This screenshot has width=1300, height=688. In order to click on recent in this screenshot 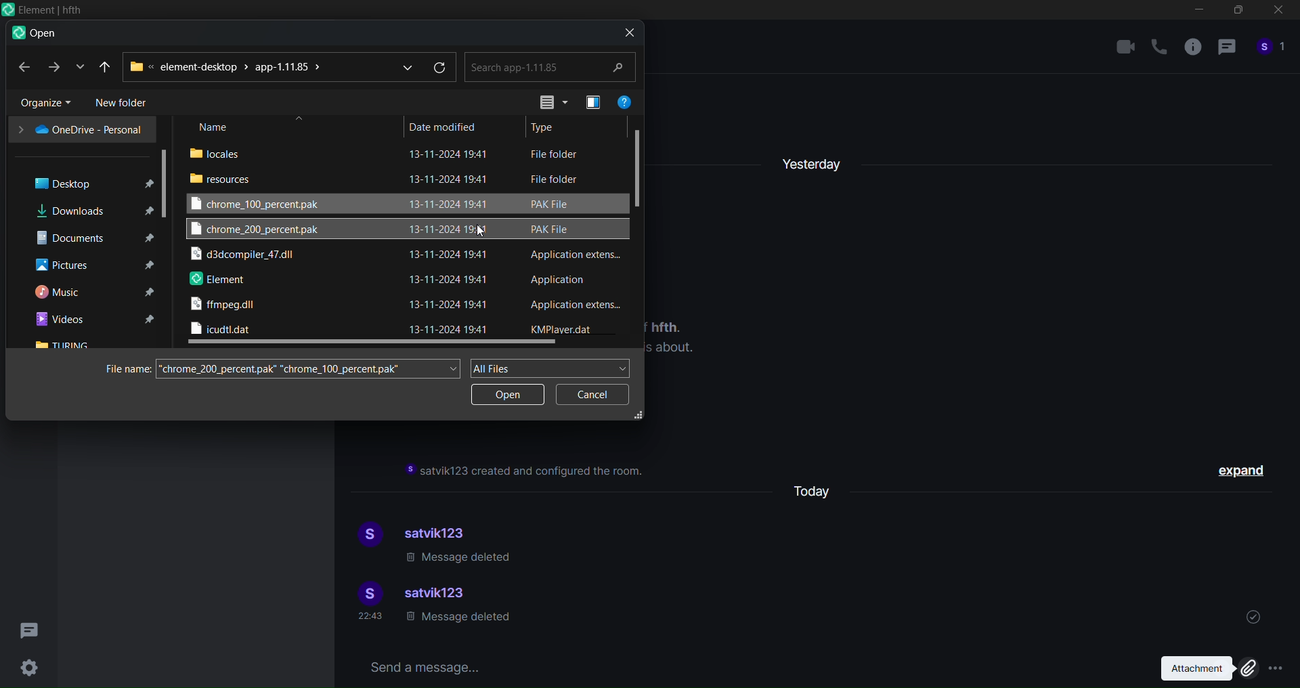, I will do `click(106, 66)`.